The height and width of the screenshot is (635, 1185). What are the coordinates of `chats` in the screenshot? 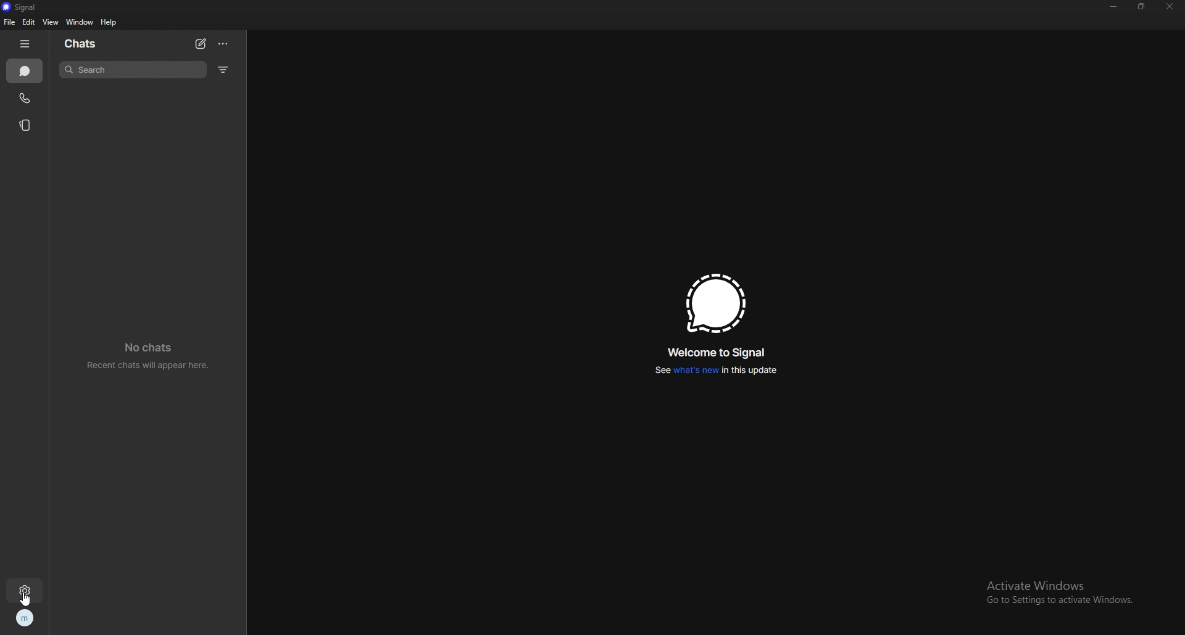 It's located at (24, 71).